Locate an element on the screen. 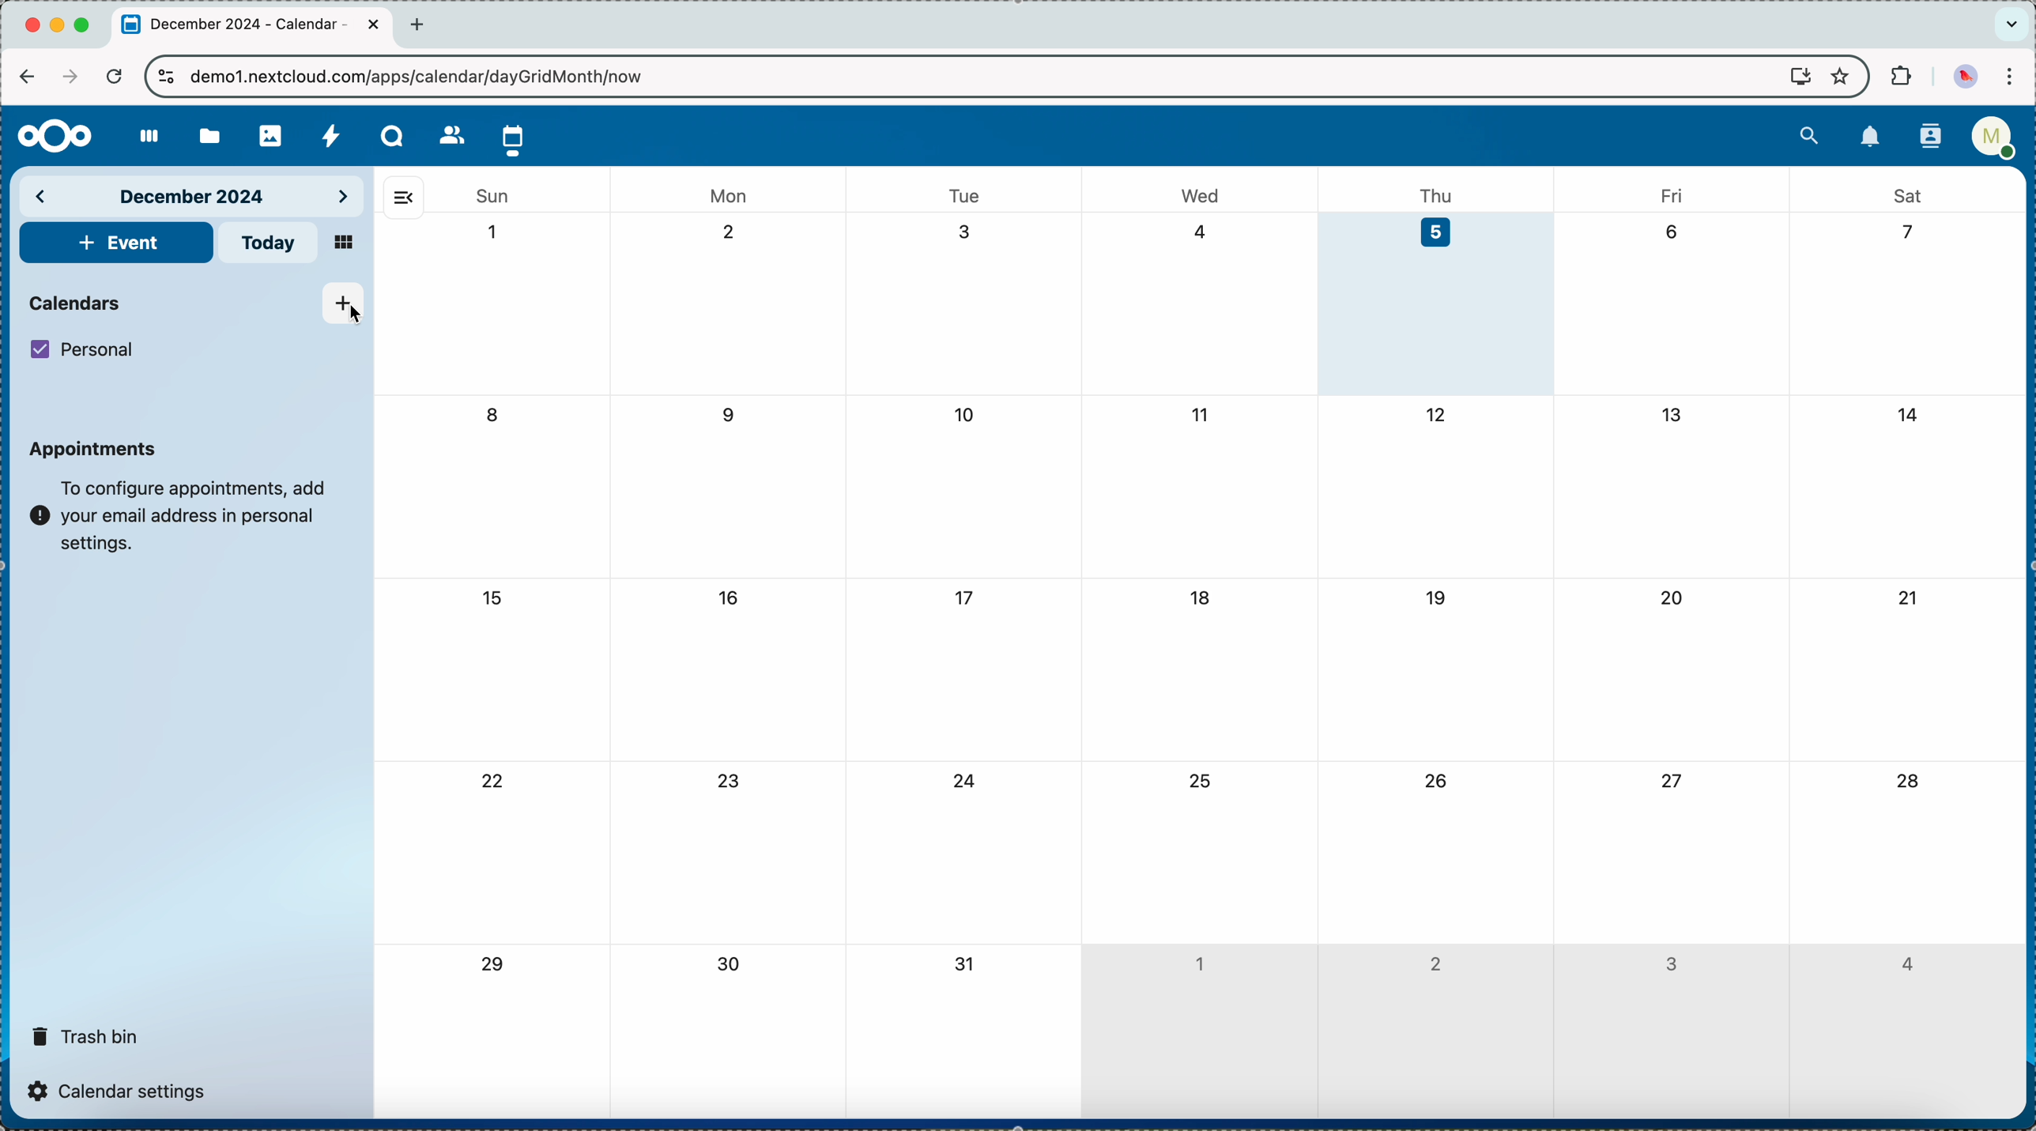 The image size is (2036, 1131). 19 is located at coordinates (1437, 597).